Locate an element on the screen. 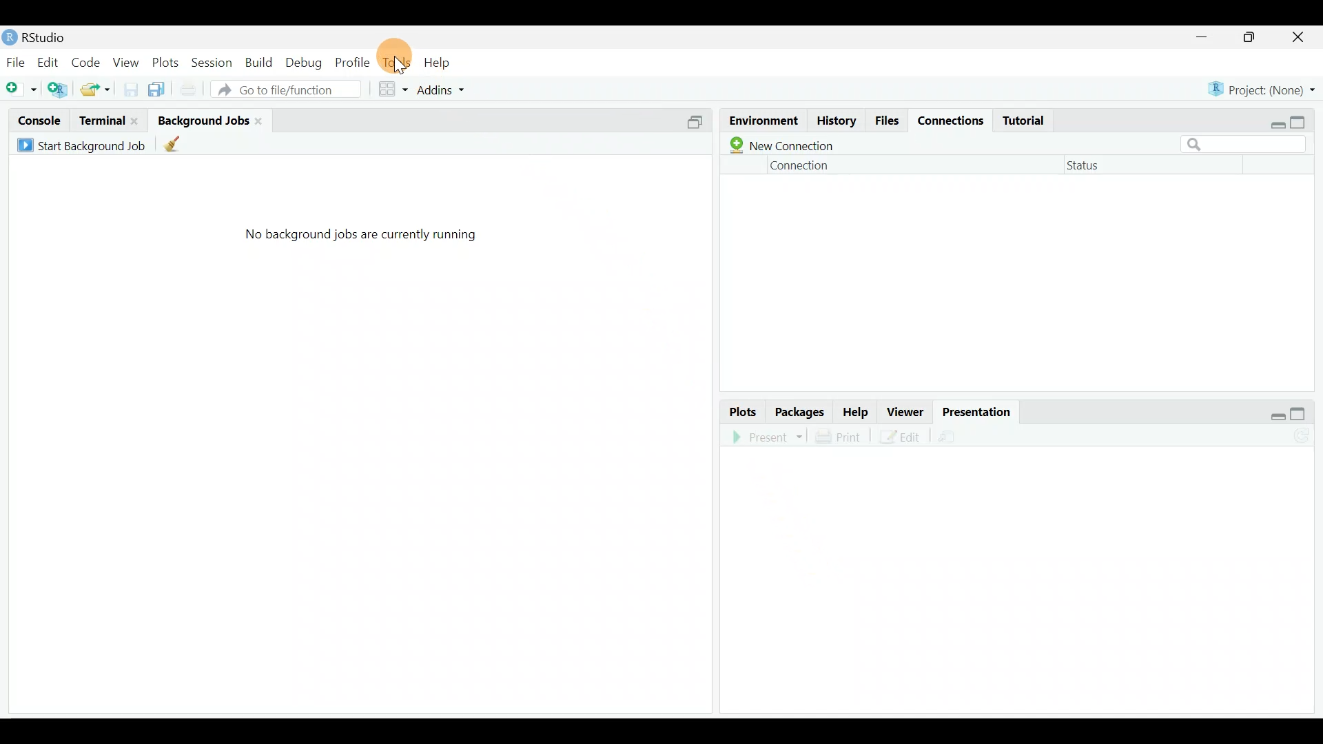 The height and width of the screenshot is (744, 1323). Presentation is located at coordinates (971, 409).